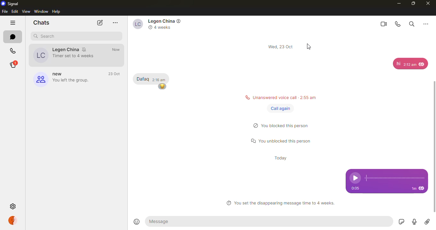  What do you see at coordinates (414, 222) in the screenshot?
I see `record` at bounding box center [414, 222].